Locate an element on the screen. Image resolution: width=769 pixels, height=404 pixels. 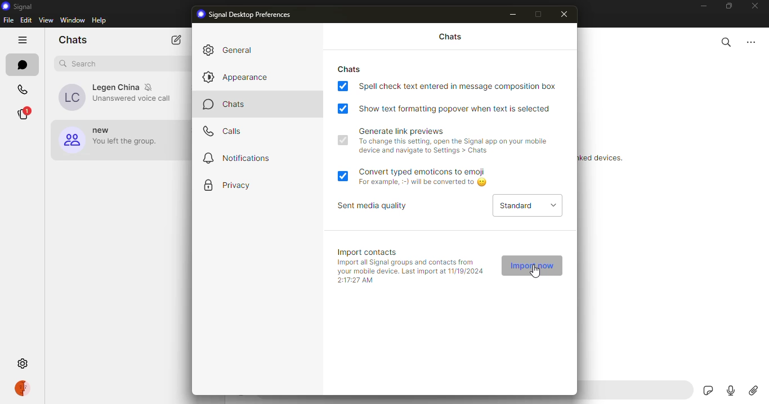
profile is located at coordinates (24, 387).